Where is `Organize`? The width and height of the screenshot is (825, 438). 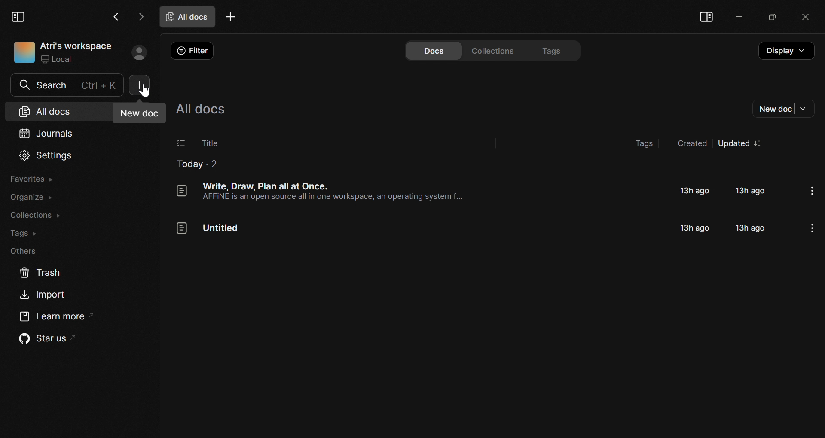
Organize is located at coordinates (35, 198).